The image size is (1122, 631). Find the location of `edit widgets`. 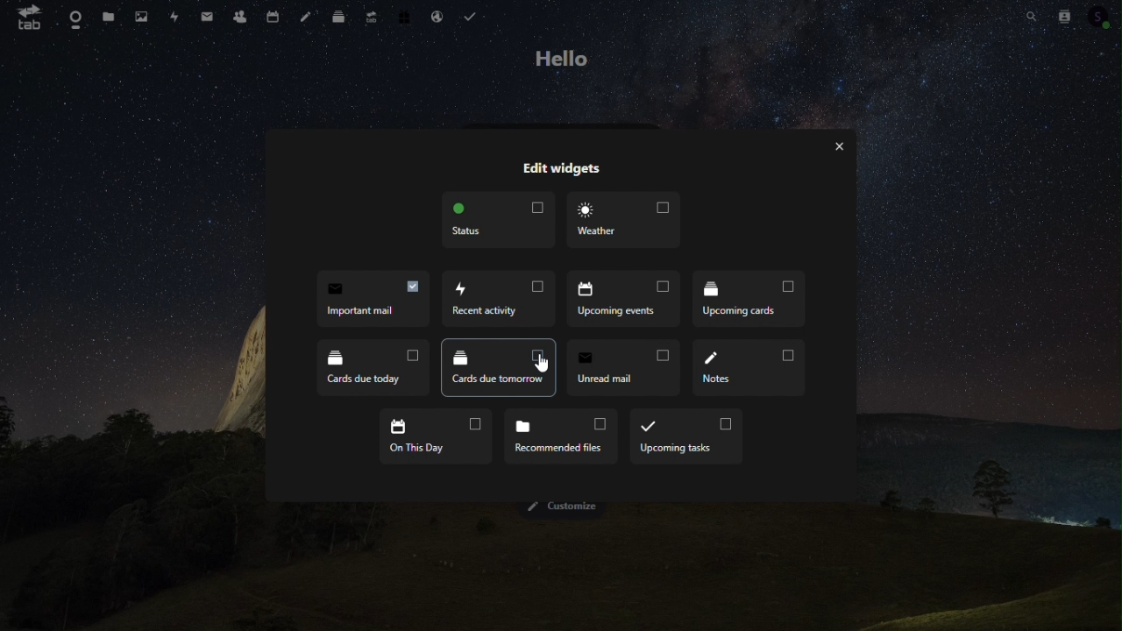

edit widgets is located at coordinates (564, 167).